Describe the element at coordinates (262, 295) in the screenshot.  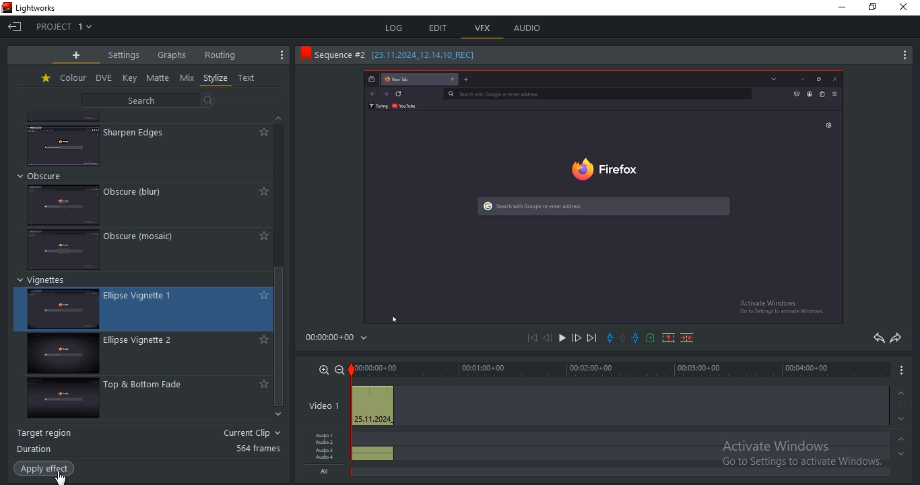
I see `Add to favorites` at that location.